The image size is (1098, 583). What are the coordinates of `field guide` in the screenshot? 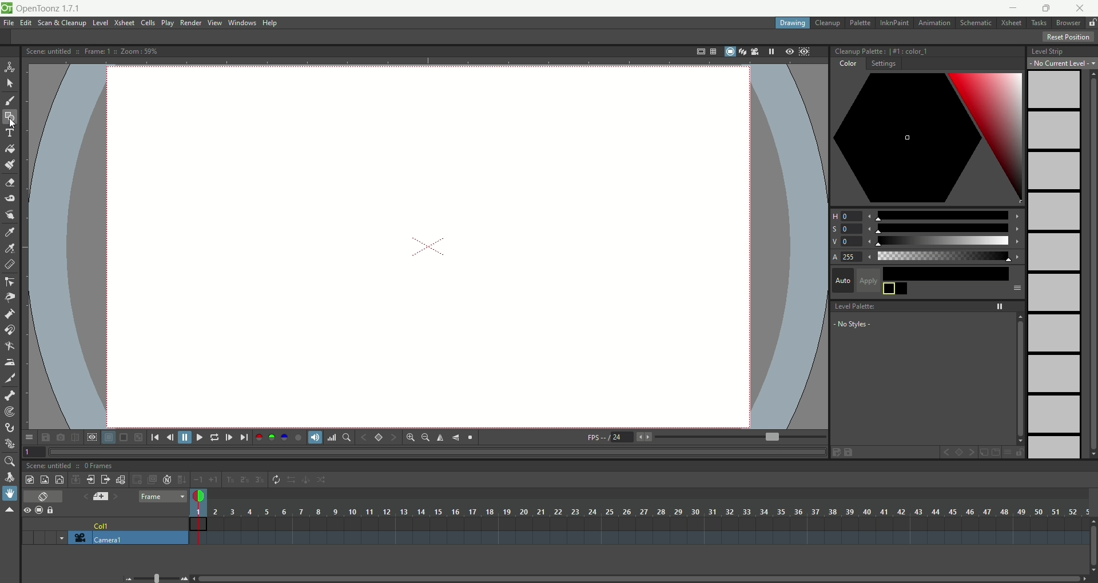 It's located at (713, 51).